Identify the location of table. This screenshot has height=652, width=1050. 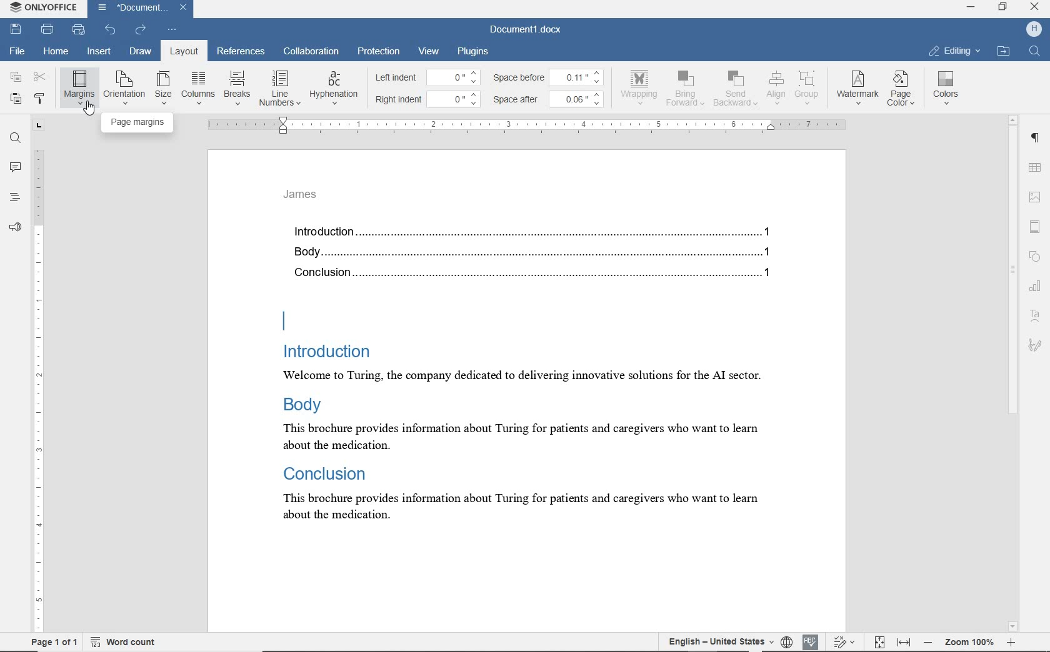
(1037, 168).